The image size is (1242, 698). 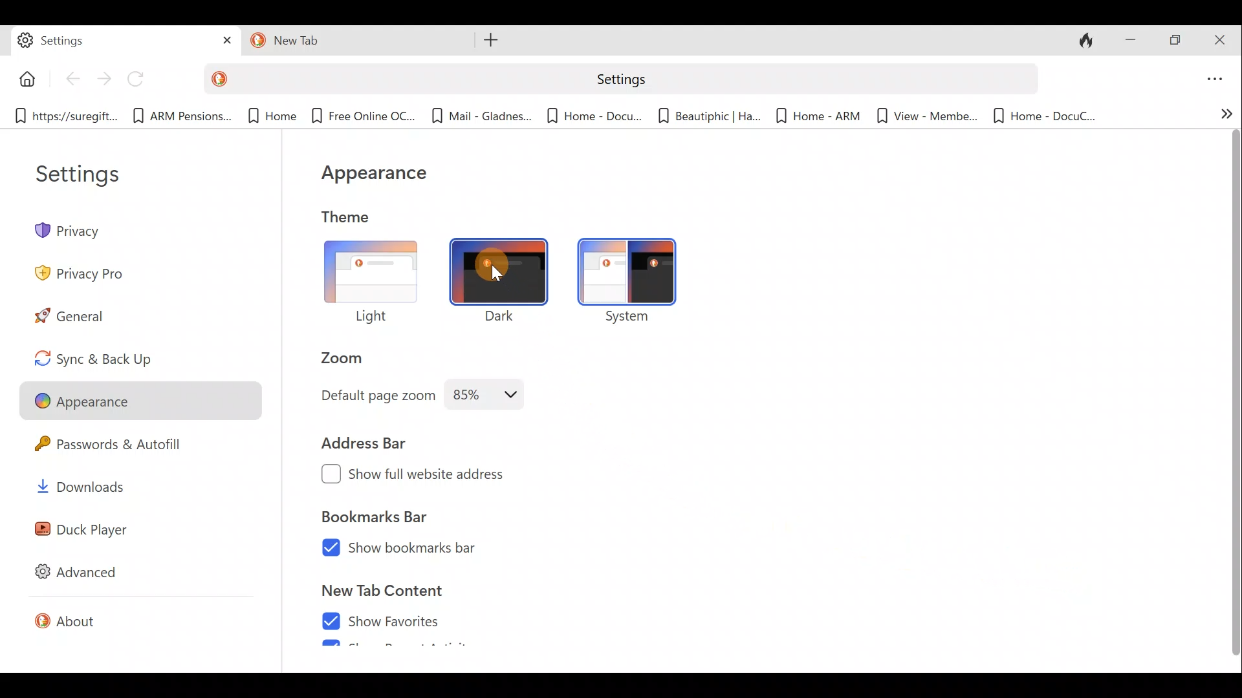 I want to click on Light, so click(x=367, y=284).